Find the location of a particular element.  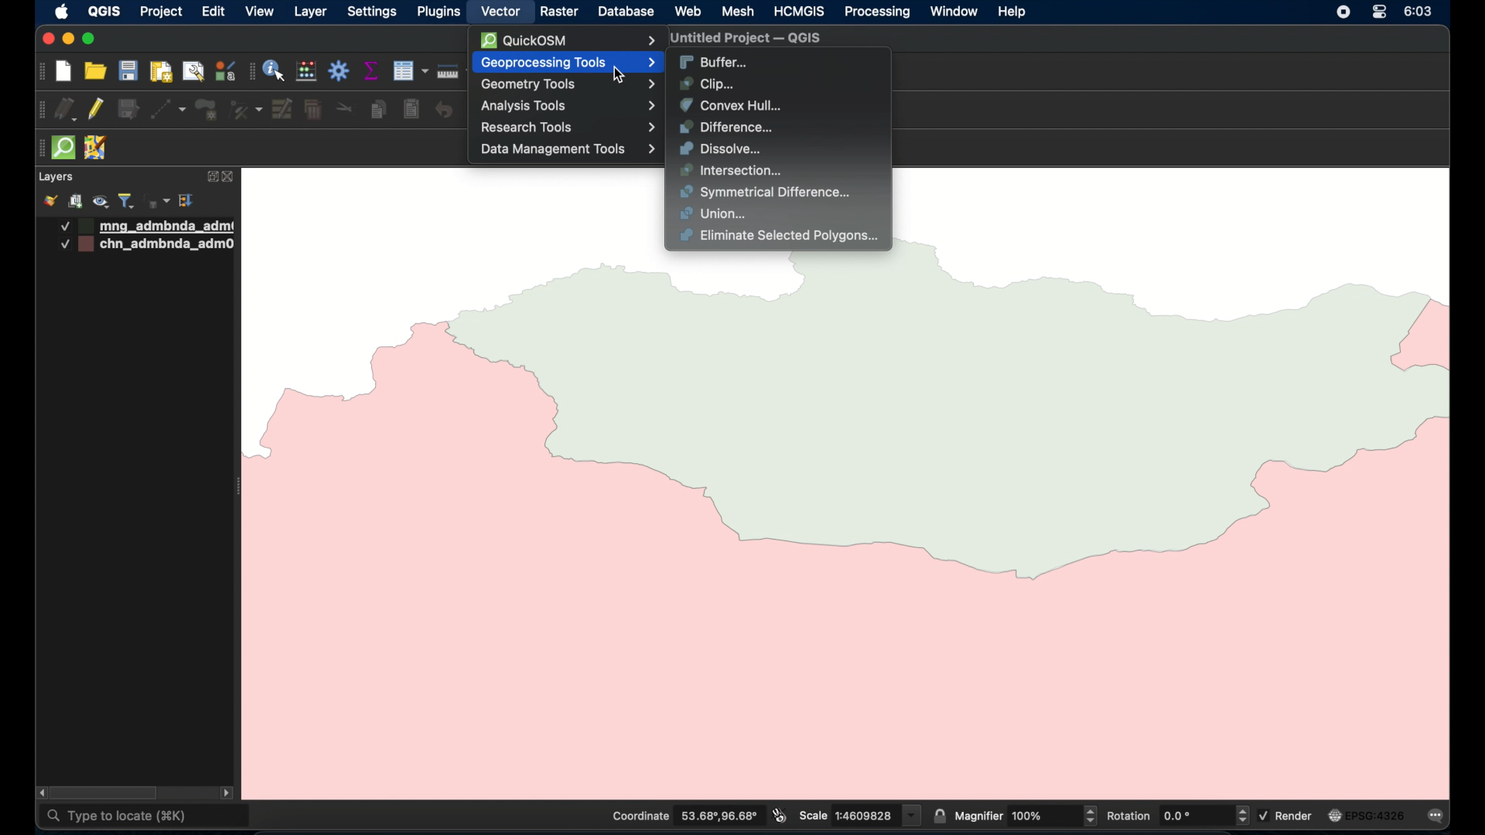

vertex tool is located at coordinates (246, 110).